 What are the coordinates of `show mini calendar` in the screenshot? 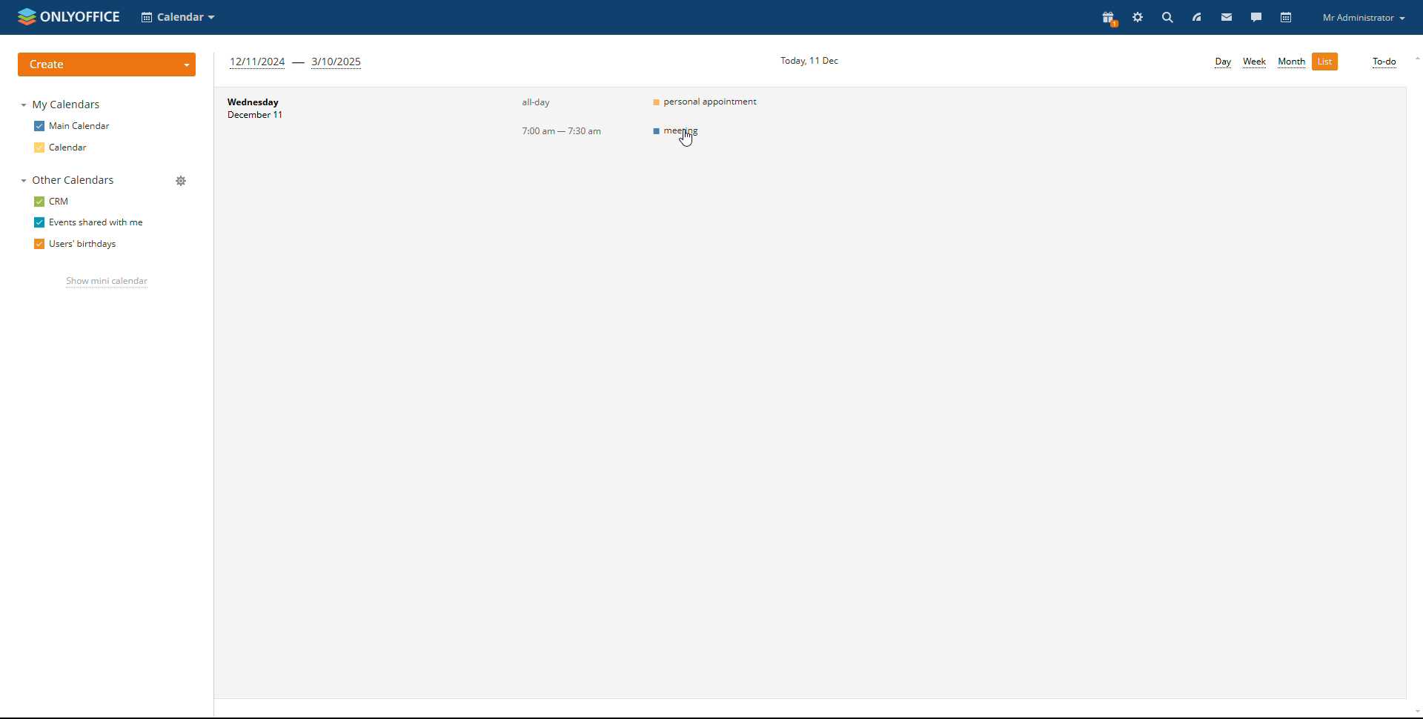 It's located at (106, 283).